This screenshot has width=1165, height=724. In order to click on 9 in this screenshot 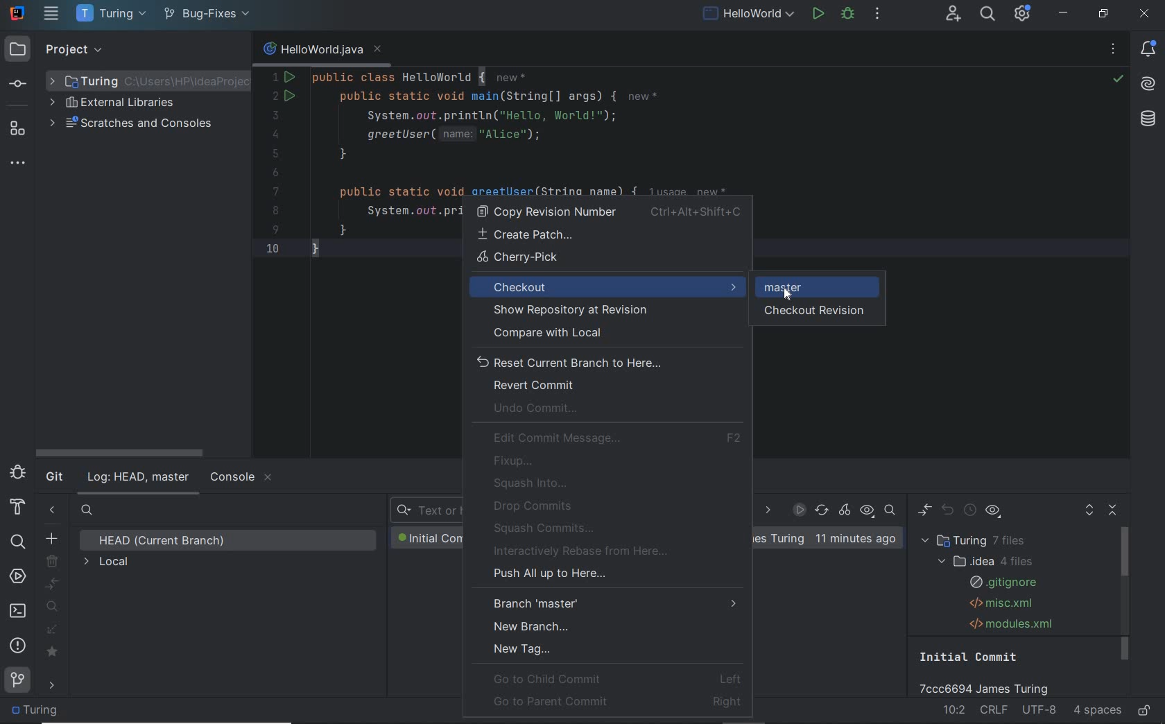, I will do `click(275, 230)`.